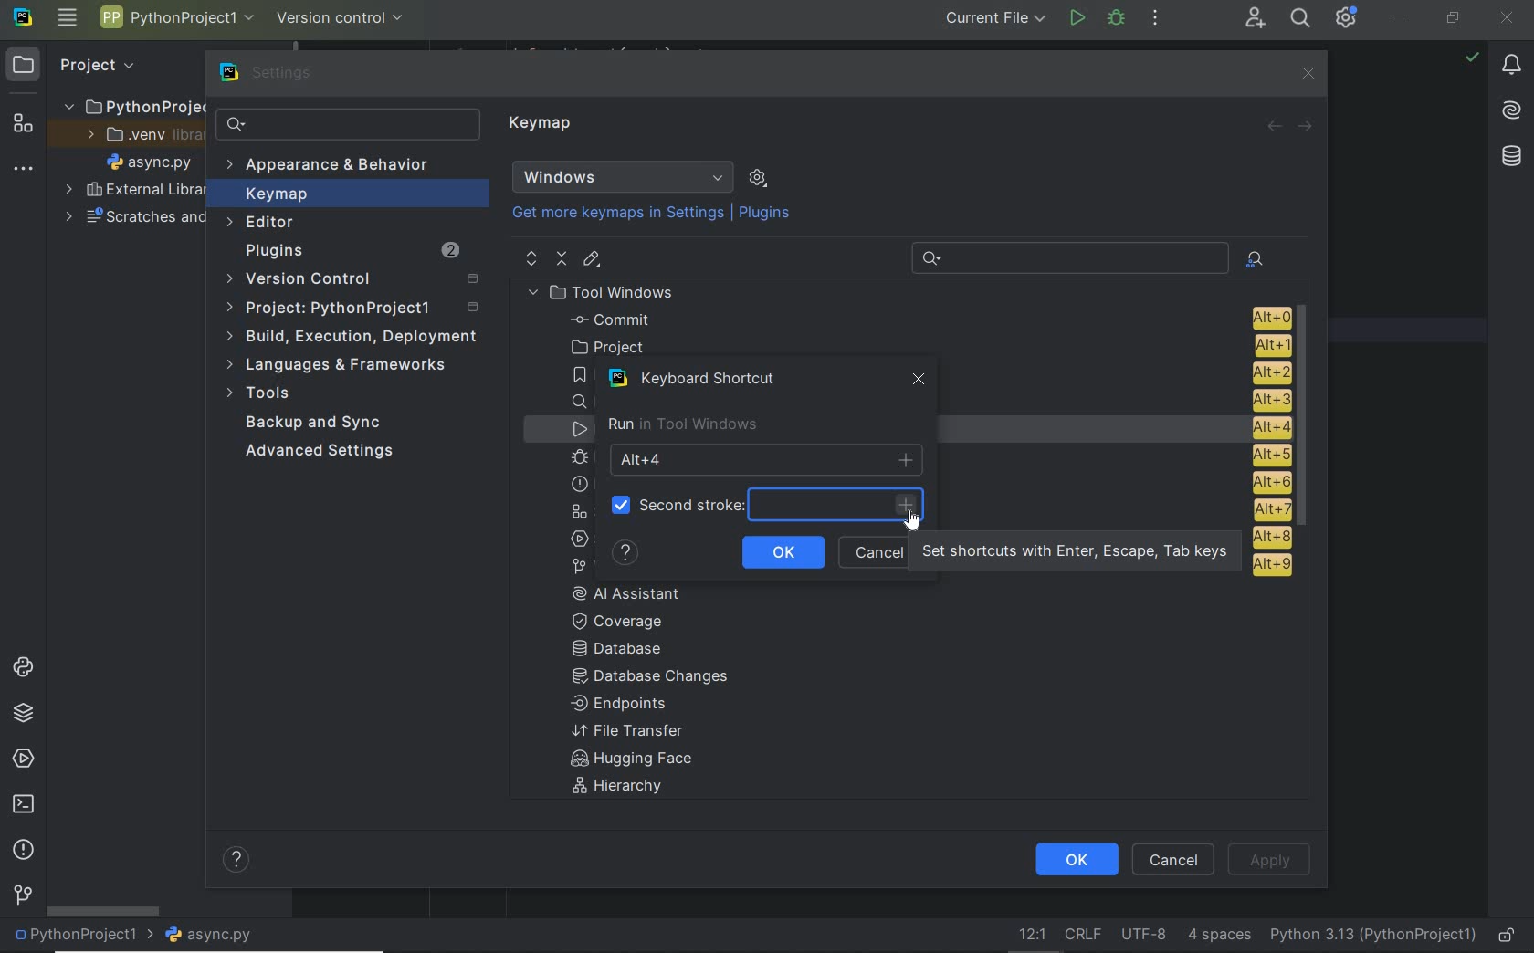  Describe the element at coordinates (927, 319) in the screenshot. I see `Commit` at that location.